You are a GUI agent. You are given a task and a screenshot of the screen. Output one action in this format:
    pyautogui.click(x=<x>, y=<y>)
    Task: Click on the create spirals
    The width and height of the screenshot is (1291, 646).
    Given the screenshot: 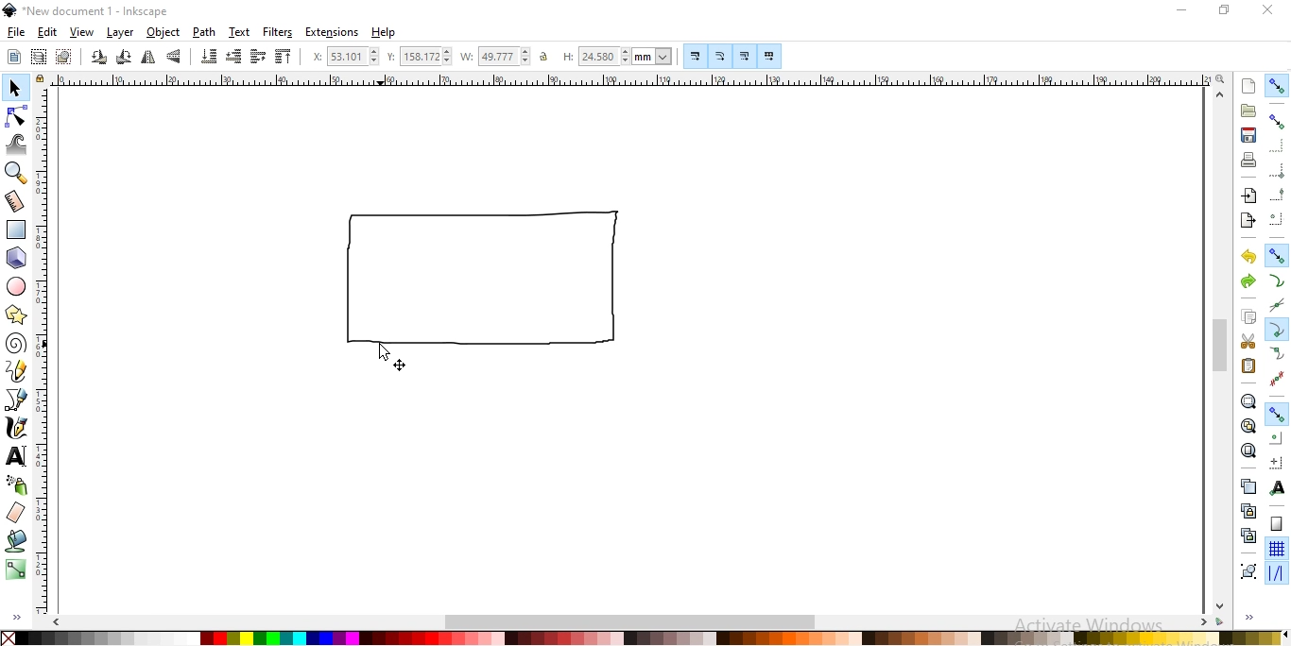 What is the action you would take?
    pyautogui.click(x=17, y=344)
    